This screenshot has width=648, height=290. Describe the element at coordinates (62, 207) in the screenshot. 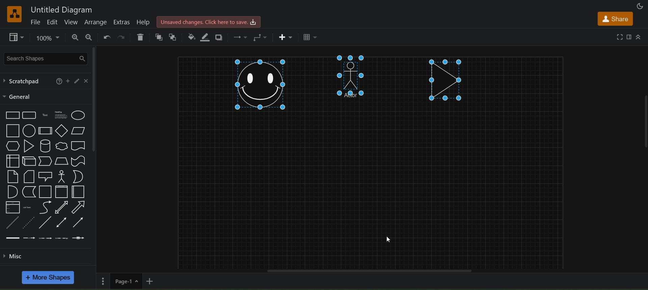

I see `bidirectional arrow` at that location.